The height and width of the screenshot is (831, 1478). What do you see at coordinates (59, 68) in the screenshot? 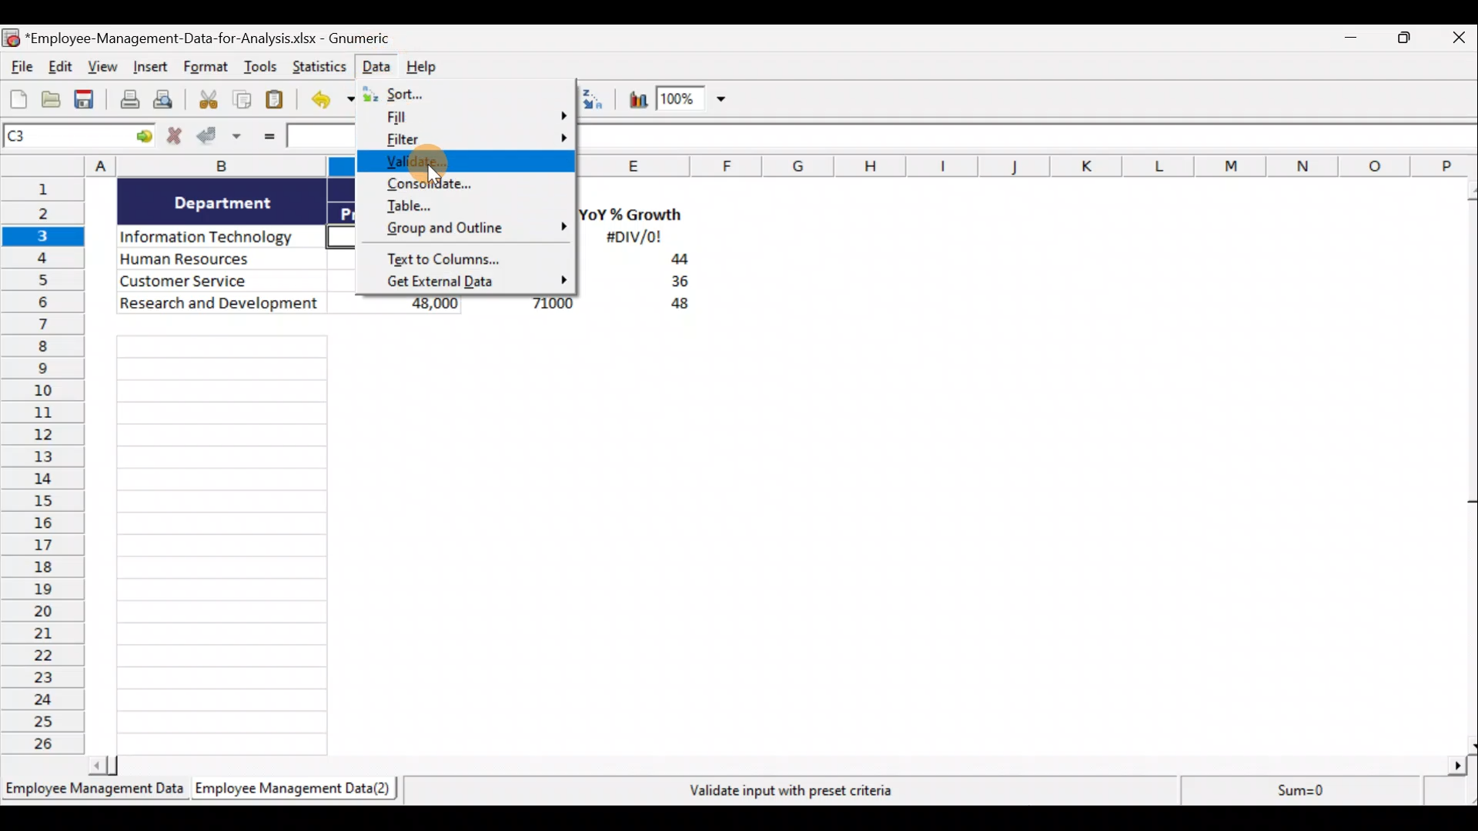
I see `Edit` at bounding box center [59, 68].